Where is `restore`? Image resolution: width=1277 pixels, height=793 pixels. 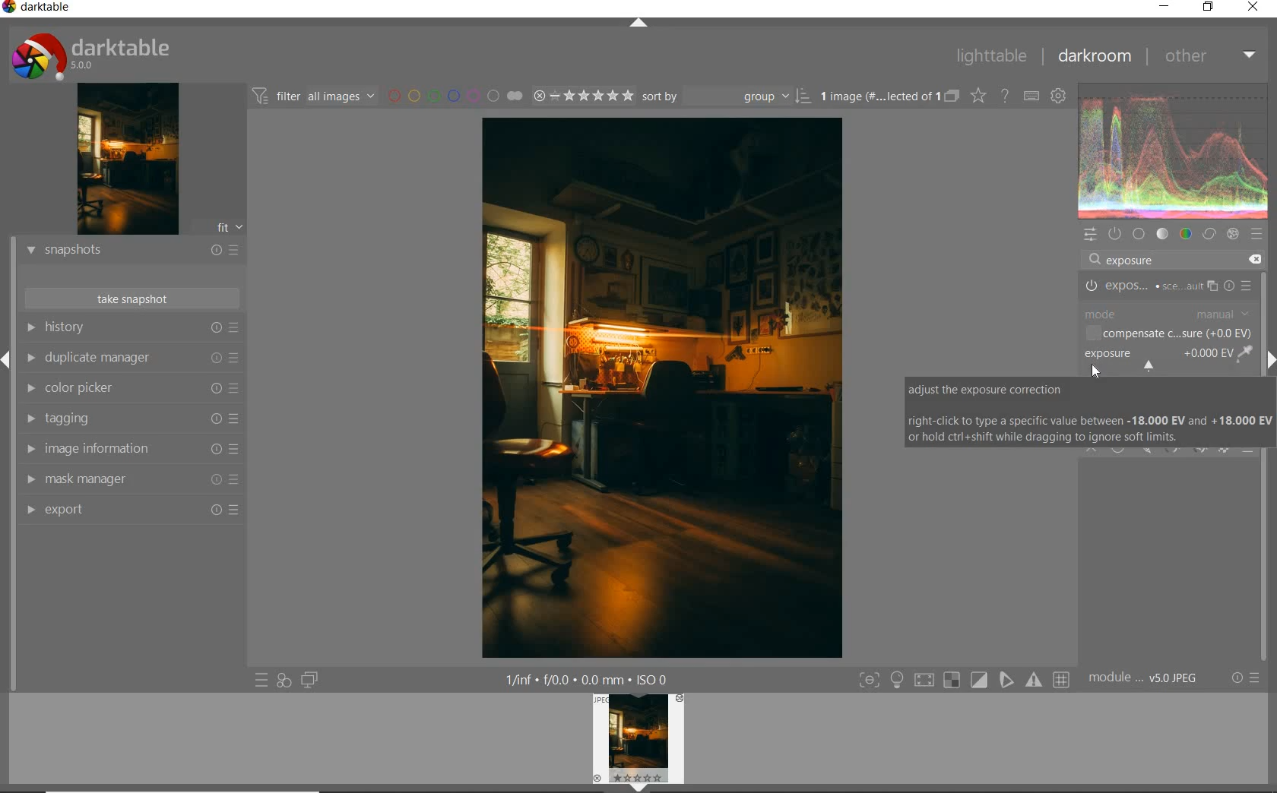
restore is located at coordinates (1211, 8).